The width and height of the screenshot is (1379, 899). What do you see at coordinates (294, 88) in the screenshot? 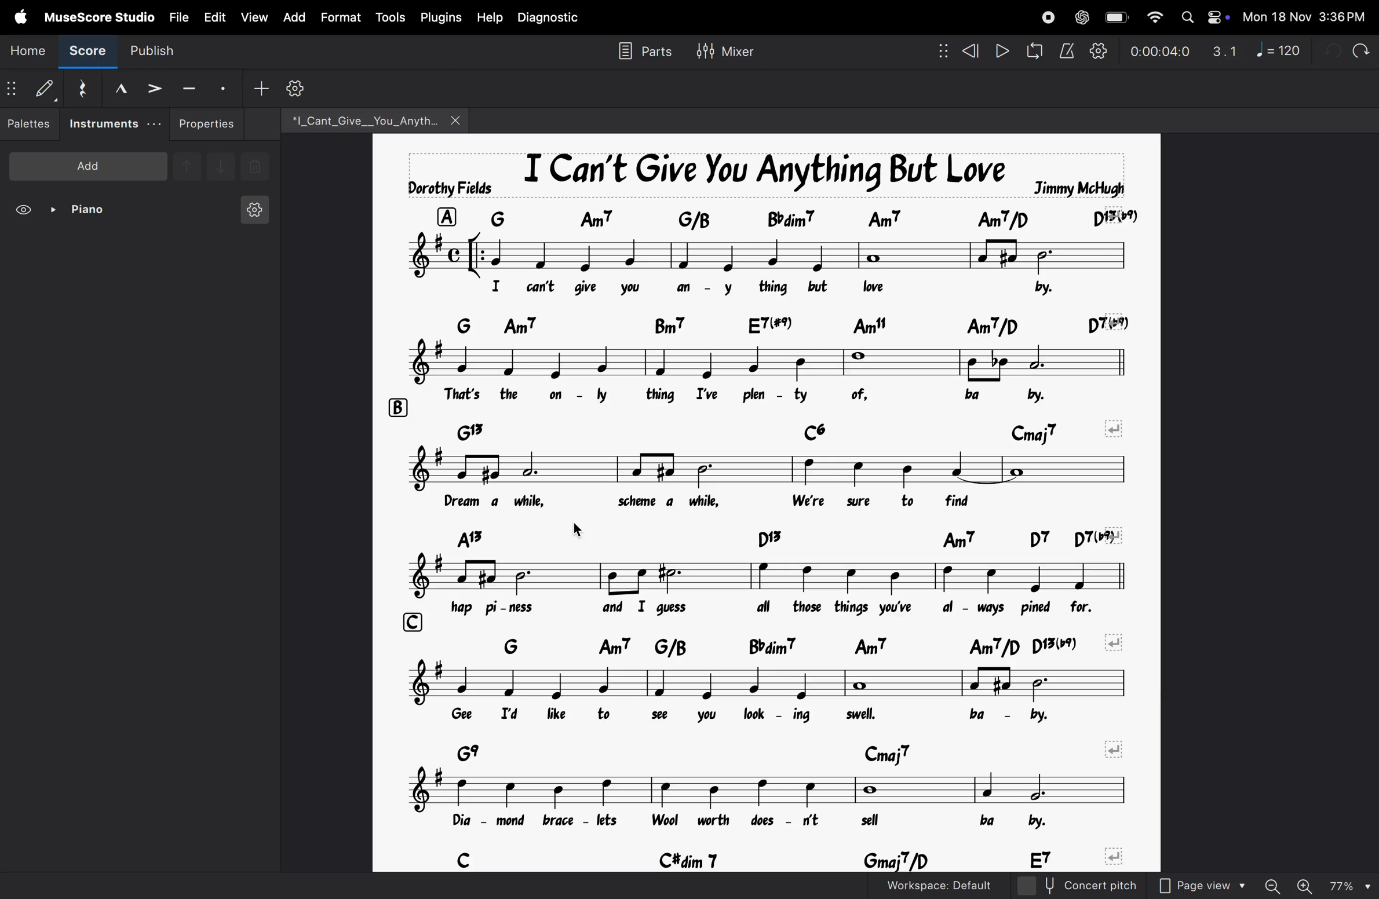
I see `settings` at bounding box center [294, 88].